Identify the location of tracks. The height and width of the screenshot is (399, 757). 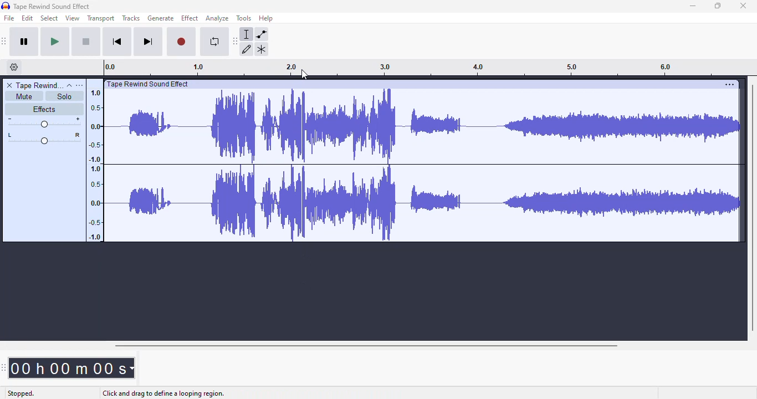
(131, 18).